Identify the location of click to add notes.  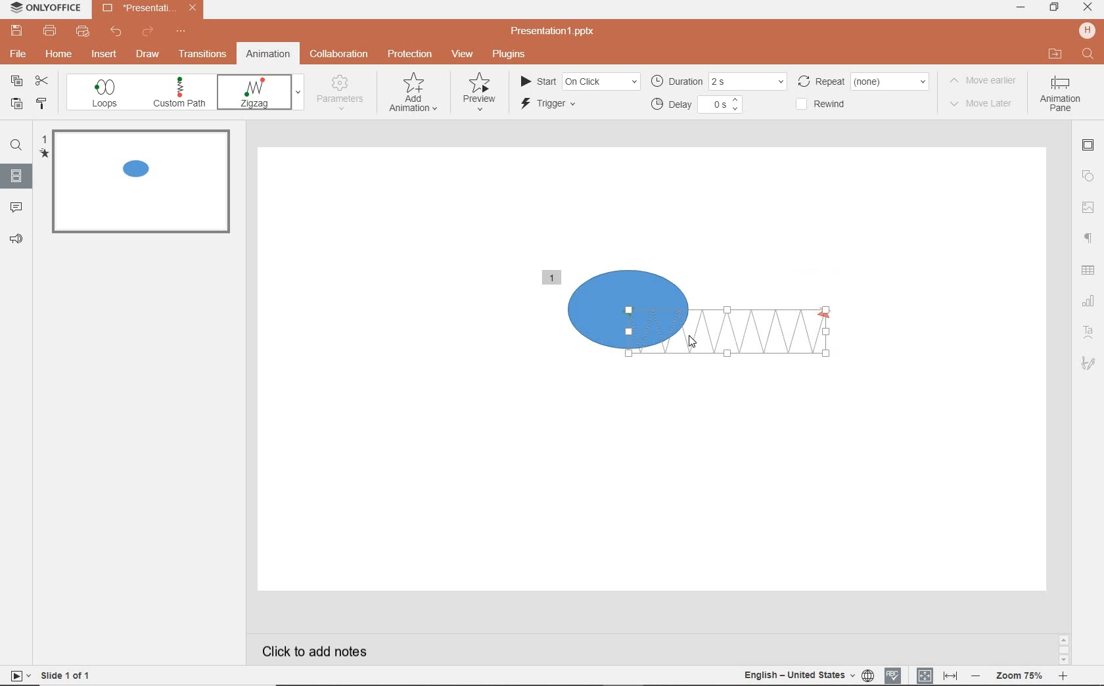
(318, 647).